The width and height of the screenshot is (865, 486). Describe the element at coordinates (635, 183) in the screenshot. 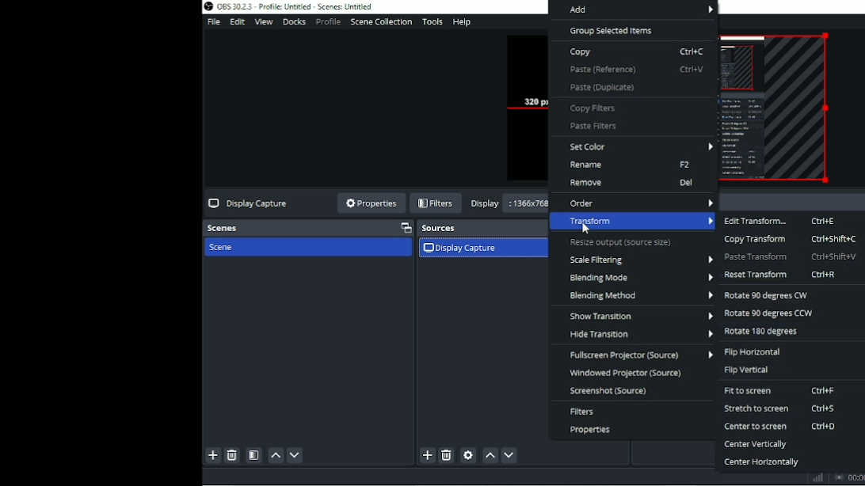

I see `Remove` at that location.